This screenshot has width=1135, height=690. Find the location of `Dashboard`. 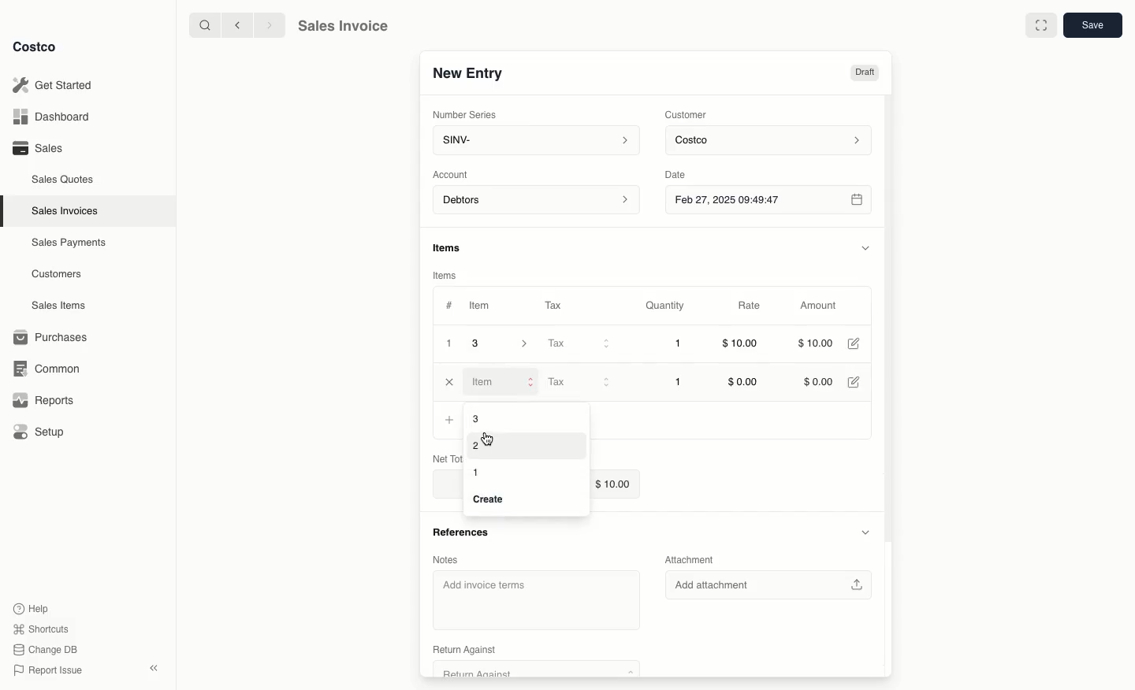

Dashboard is located at coordinates (55, 117).